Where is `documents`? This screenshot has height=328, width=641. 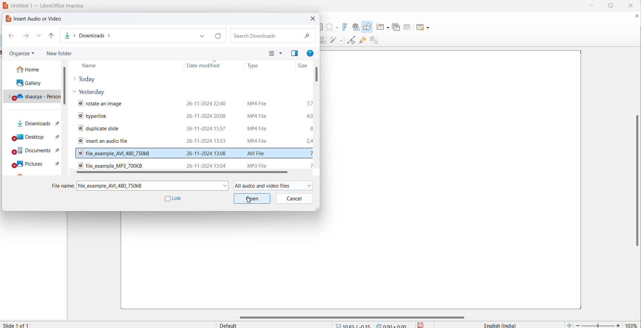
documents is located at coordinates (33, 150).